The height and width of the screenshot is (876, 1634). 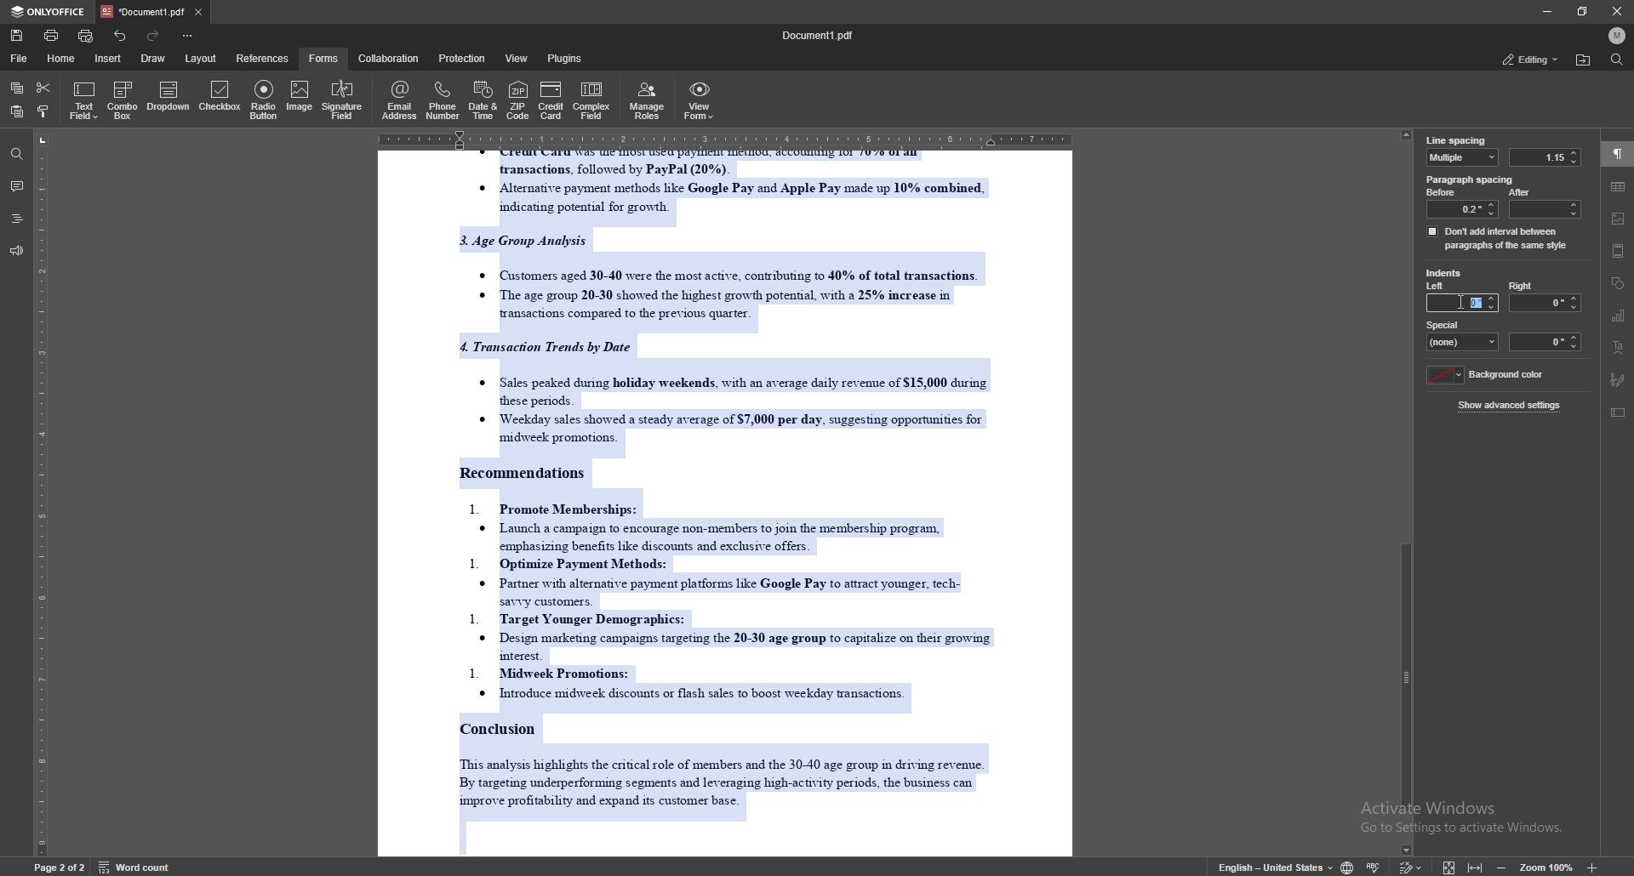 I want to click on line spacing, so click(x=1456, y=140).